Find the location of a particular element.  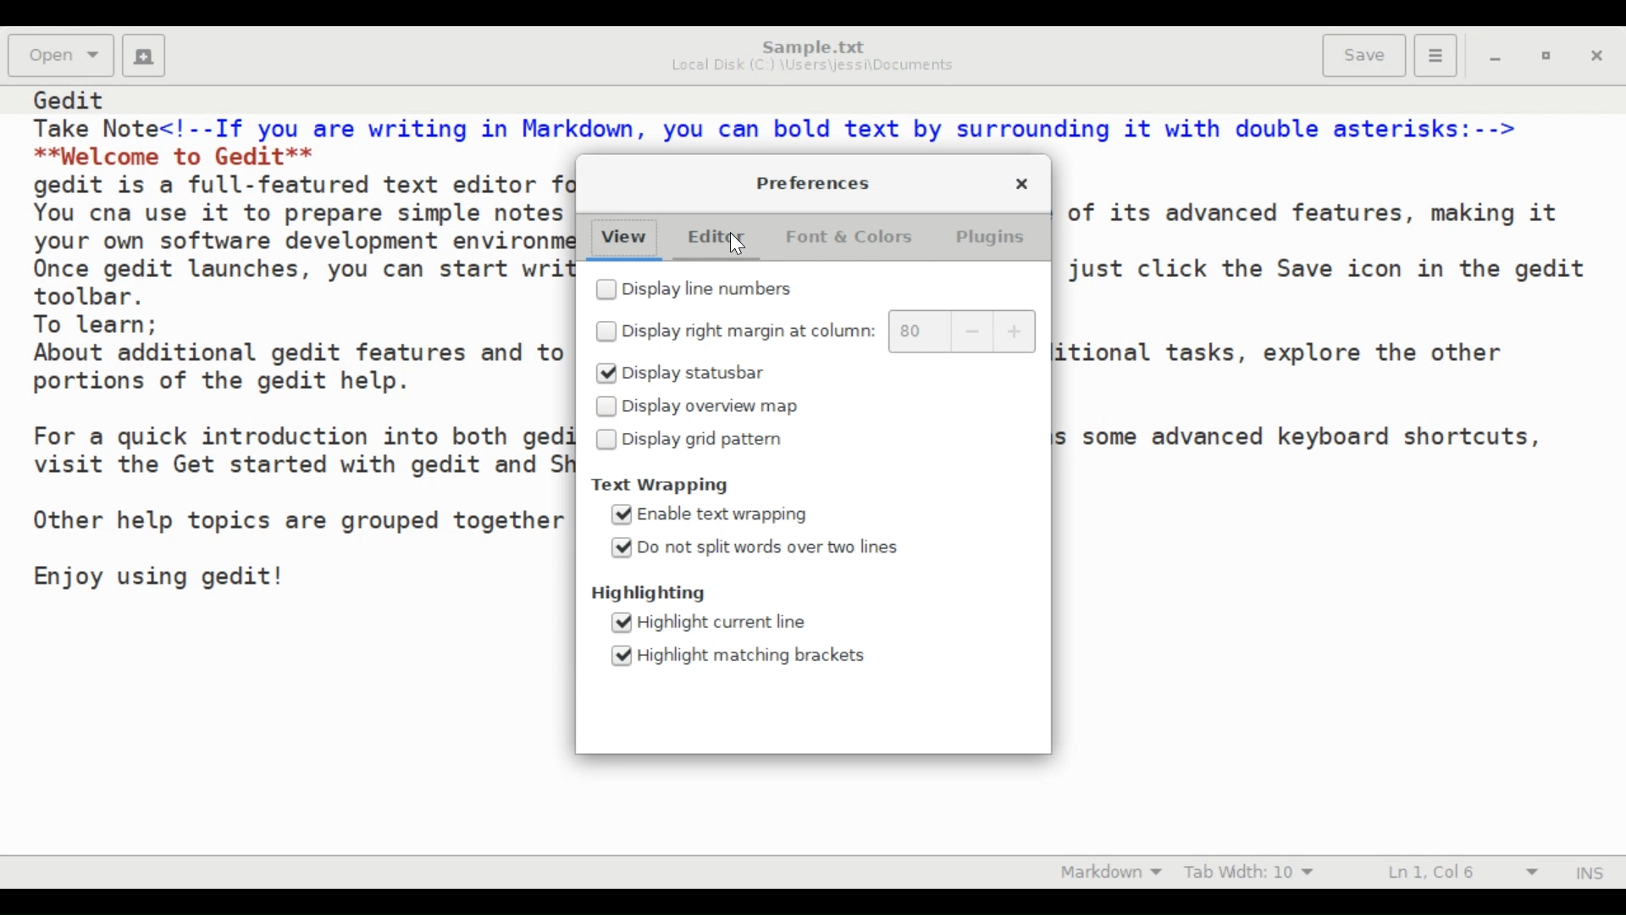

Highlighting is located at coordinates (654, 592).